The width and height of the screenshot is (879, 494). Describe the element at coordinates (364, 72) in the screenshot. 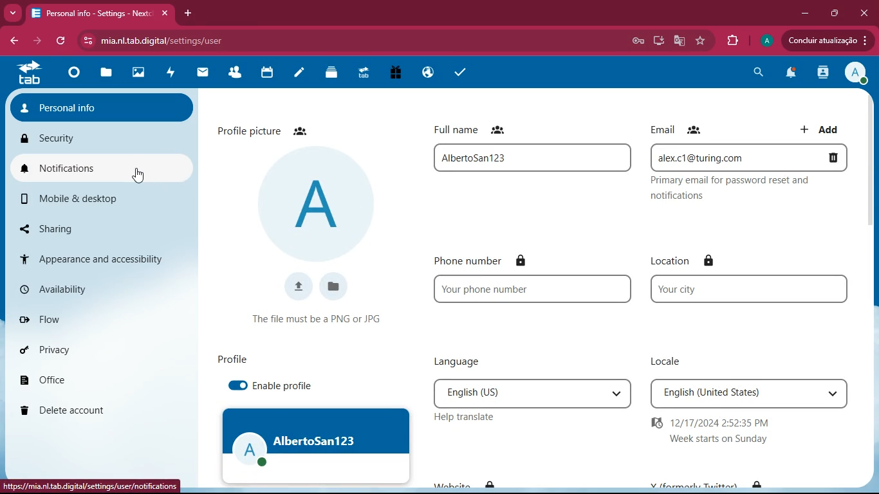

I see `tab` at that location.